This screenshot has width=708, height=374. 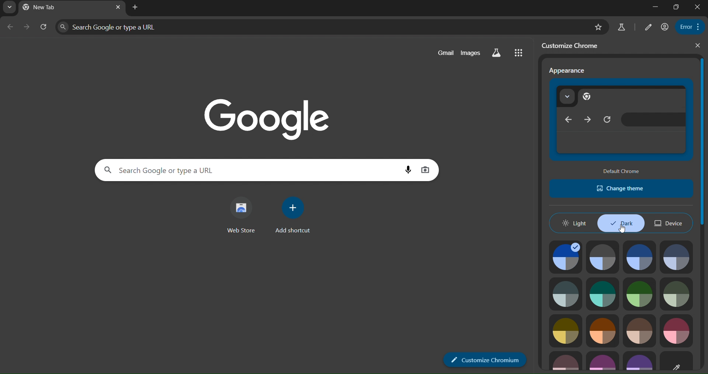 What do you see at coordinates (603, 257) in the screenshot?
I see `theme icon` at bounding box center [603, 257].